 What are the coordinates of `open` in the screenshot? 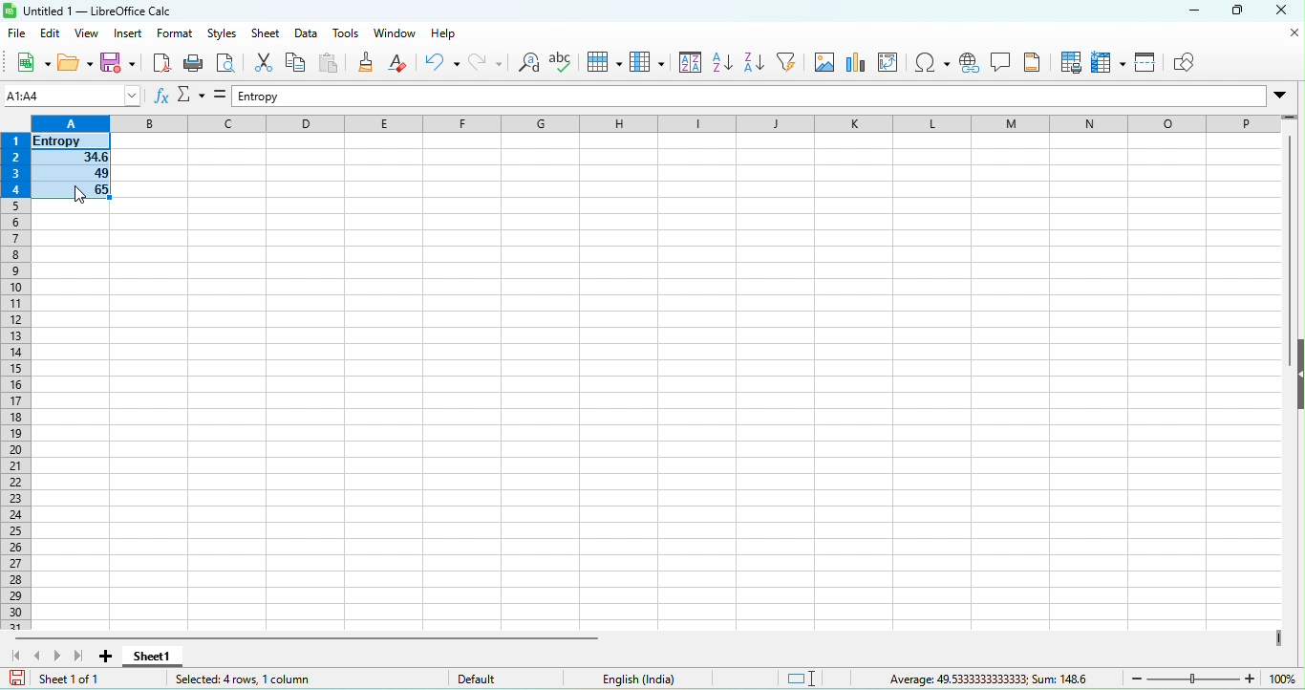 It's located at (75, 64).